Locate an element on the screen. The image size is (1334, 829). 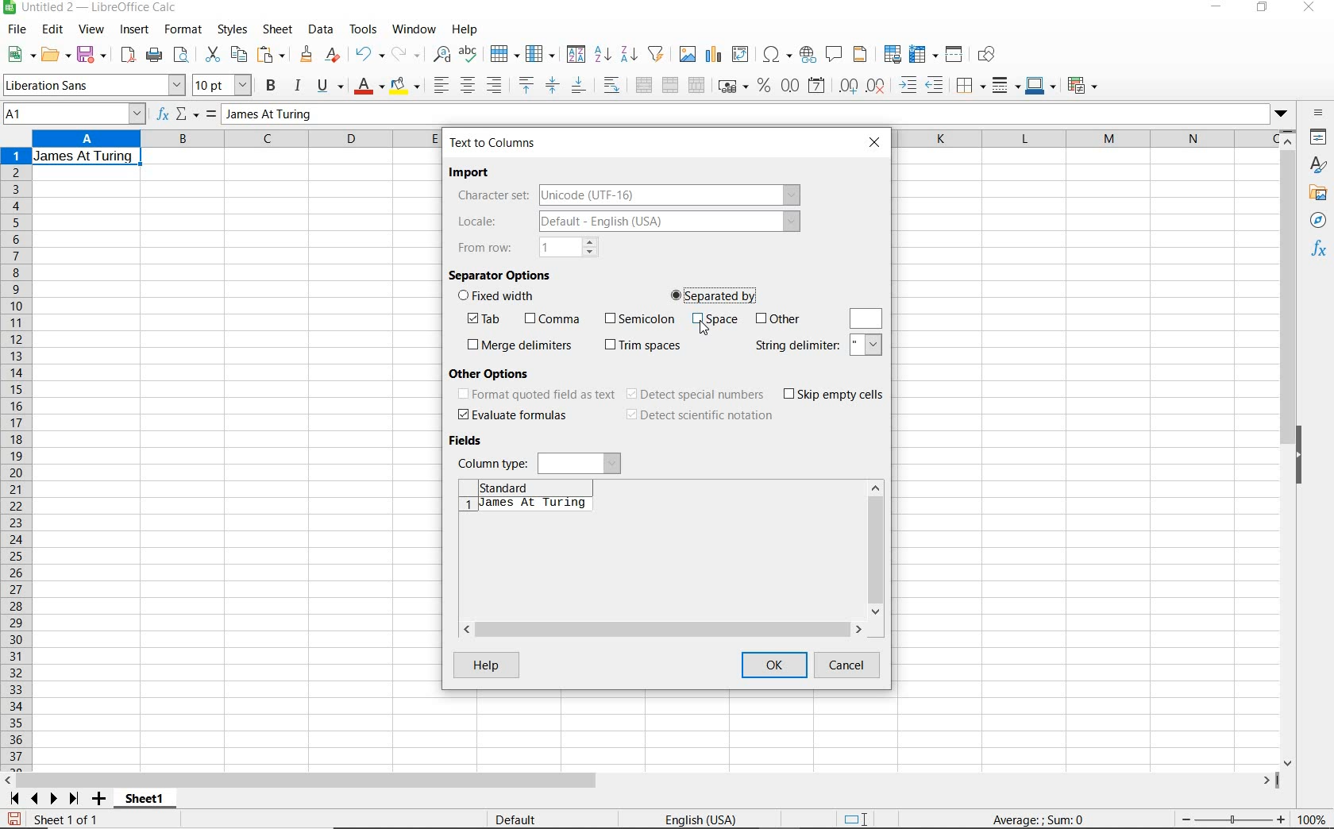
tab is located at coordinates (488, 319).